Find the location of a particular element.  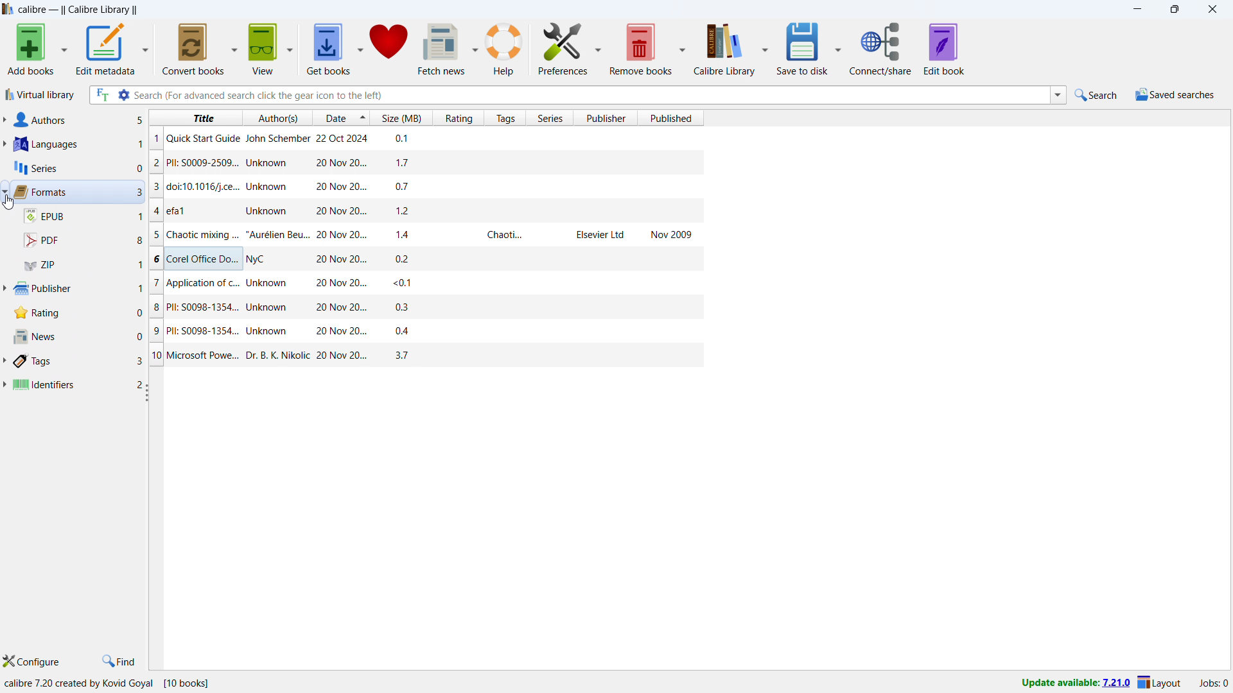

full text search is located at coordinates (101, 94).